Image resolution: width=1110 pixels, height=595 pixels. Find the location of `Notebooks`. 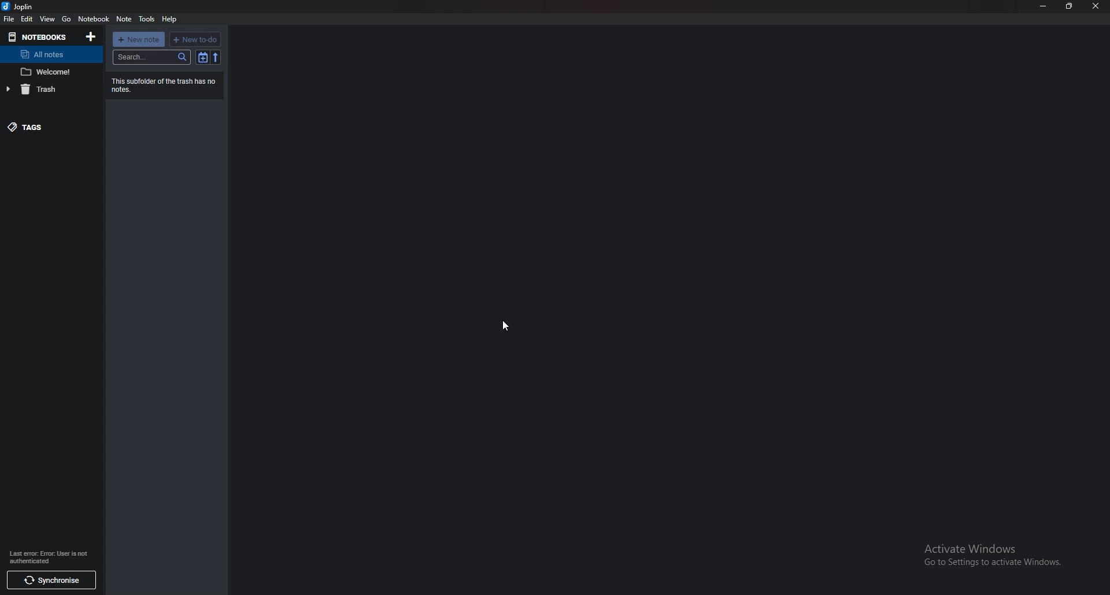

Notebooks is located at coordinates (39, 37).